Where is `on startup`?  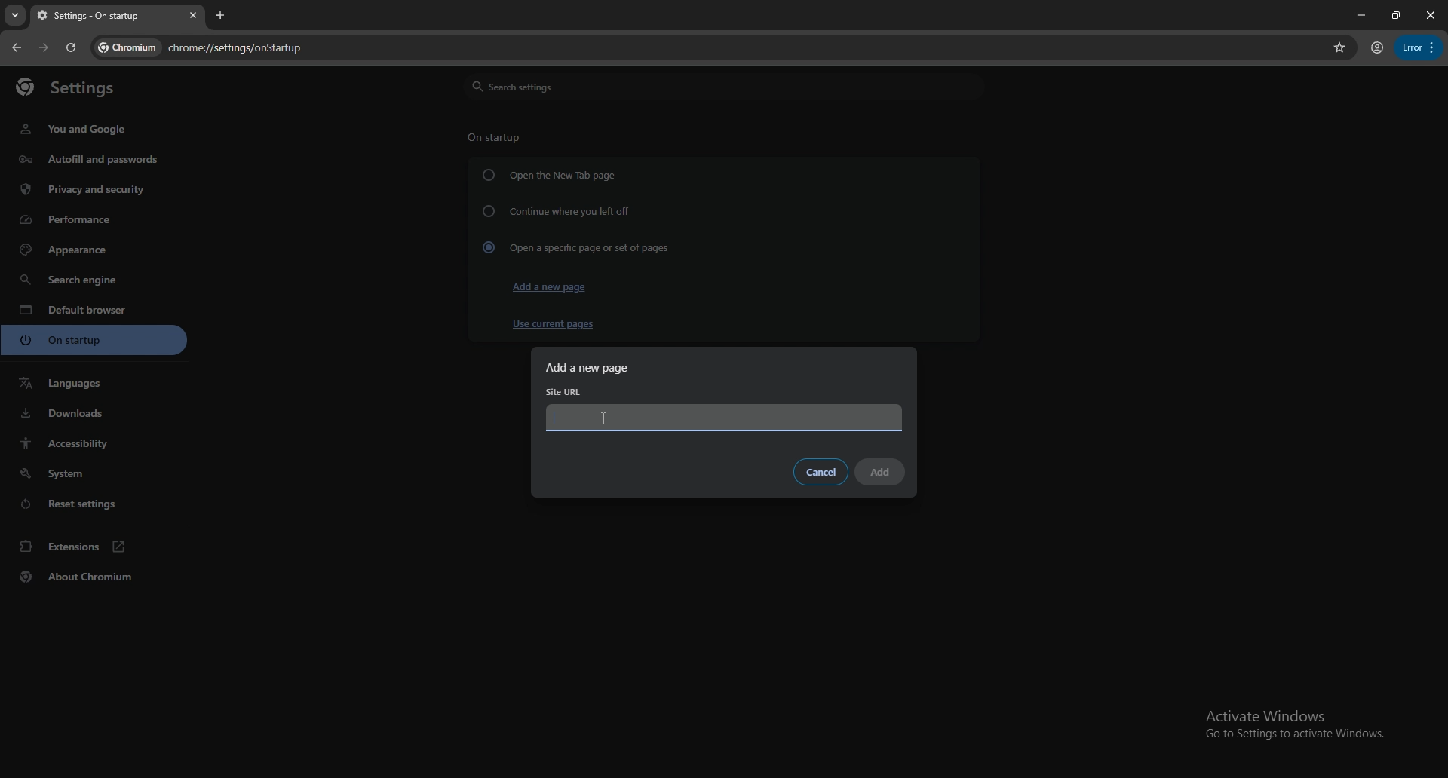
on startup is located at coordinates (96, 339).